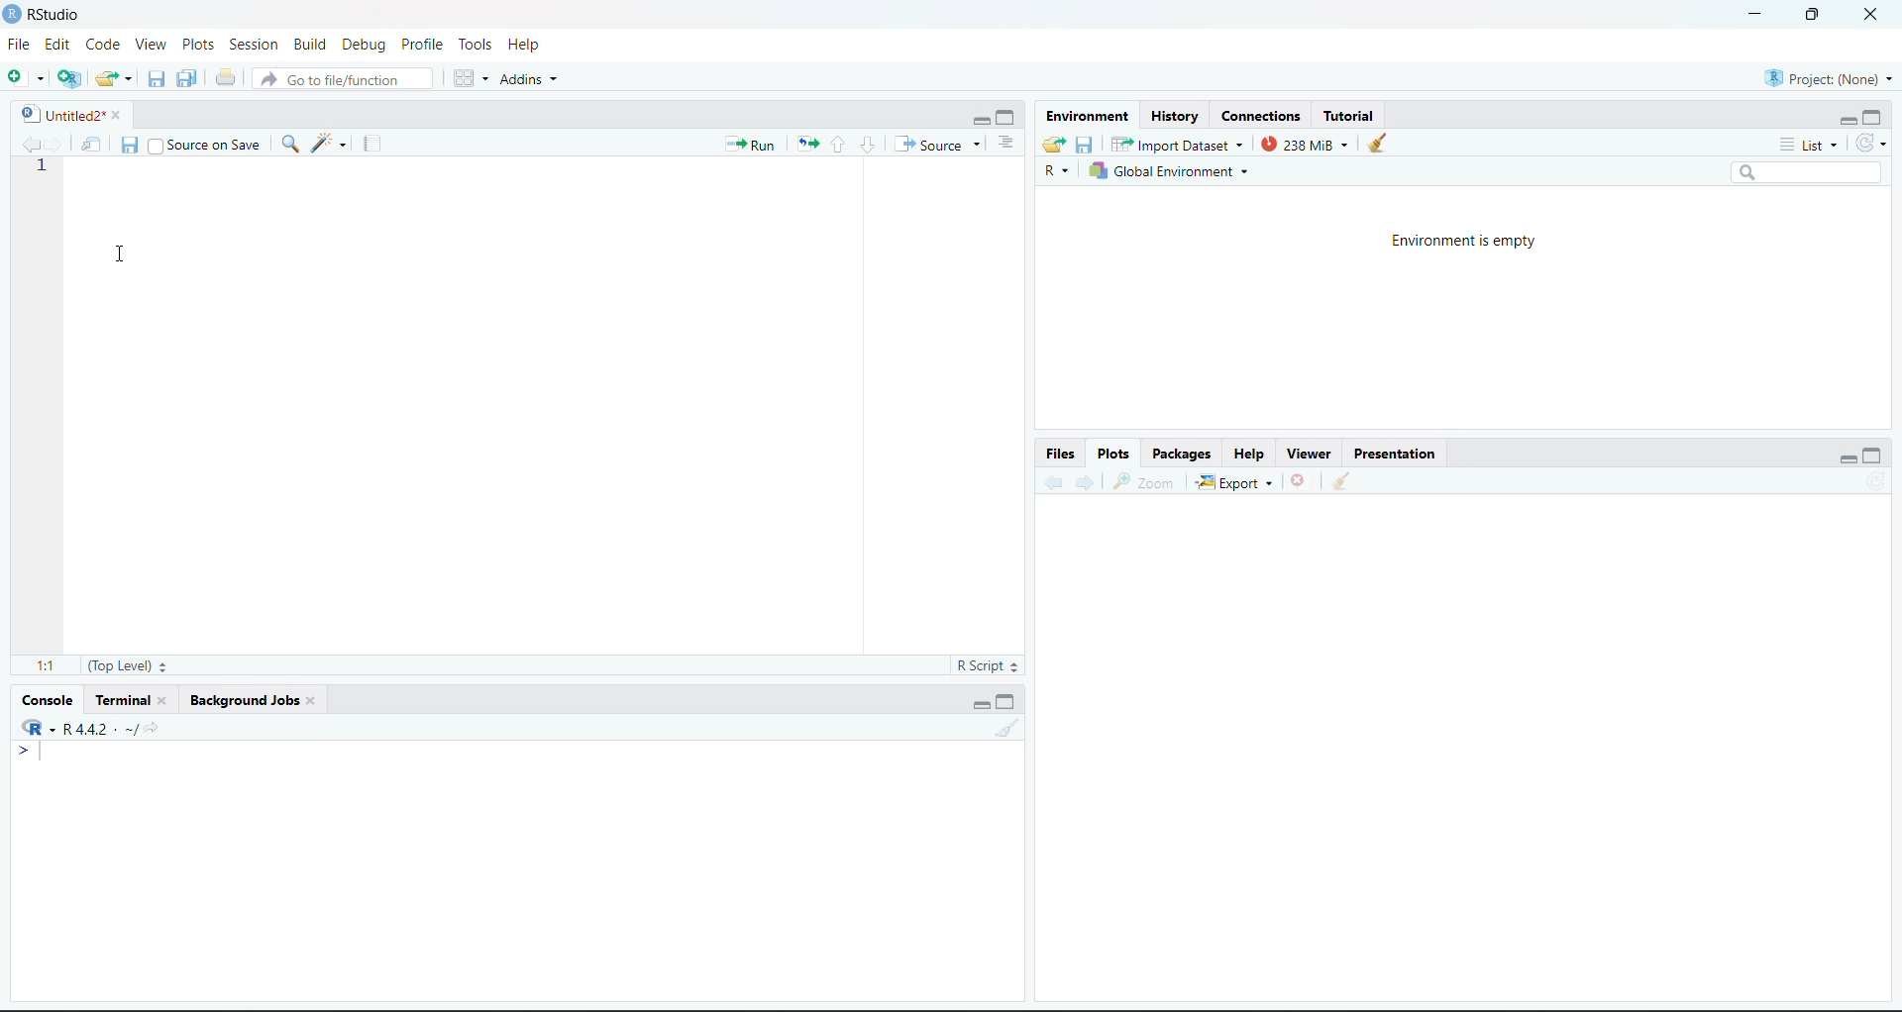 The image size is (1902, 1012). What do you see at coordinates (1262, 117) in the screenshot?
I see `Connections` at bounding box center [1262, 117].